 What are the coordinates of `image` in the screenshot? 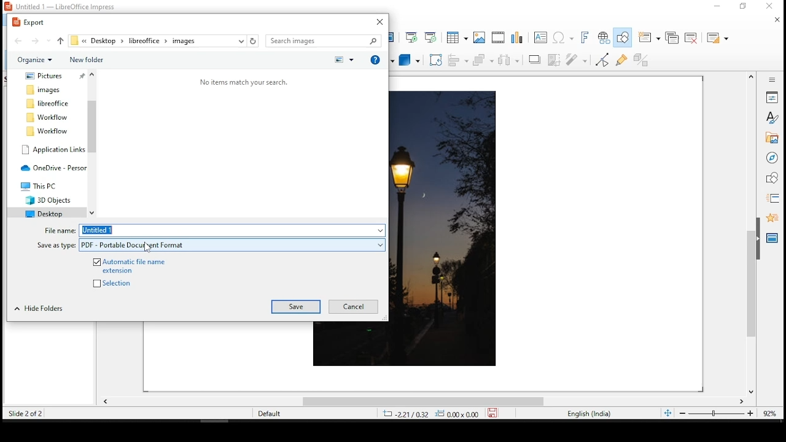 It's located at (447, 229).